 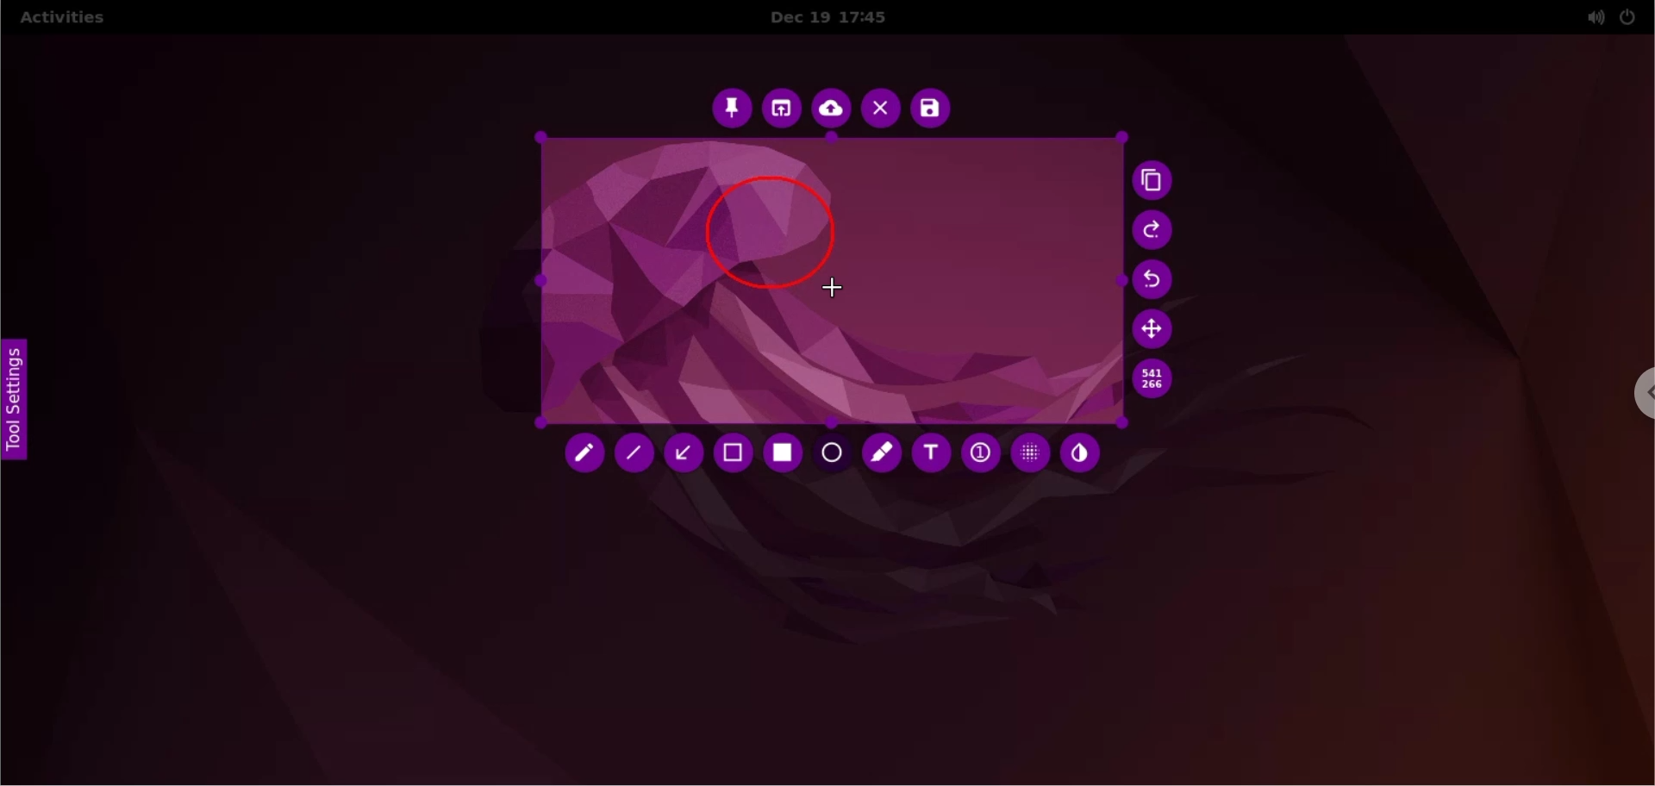 What do you see at coordinates (768, 226) in the screenshot?
I see `circle` at bounding box center [768, 226].